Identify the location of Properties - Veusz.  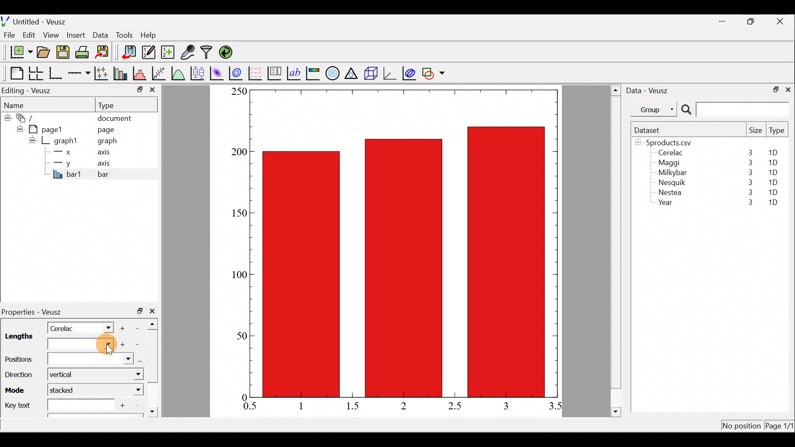
(35, 312).